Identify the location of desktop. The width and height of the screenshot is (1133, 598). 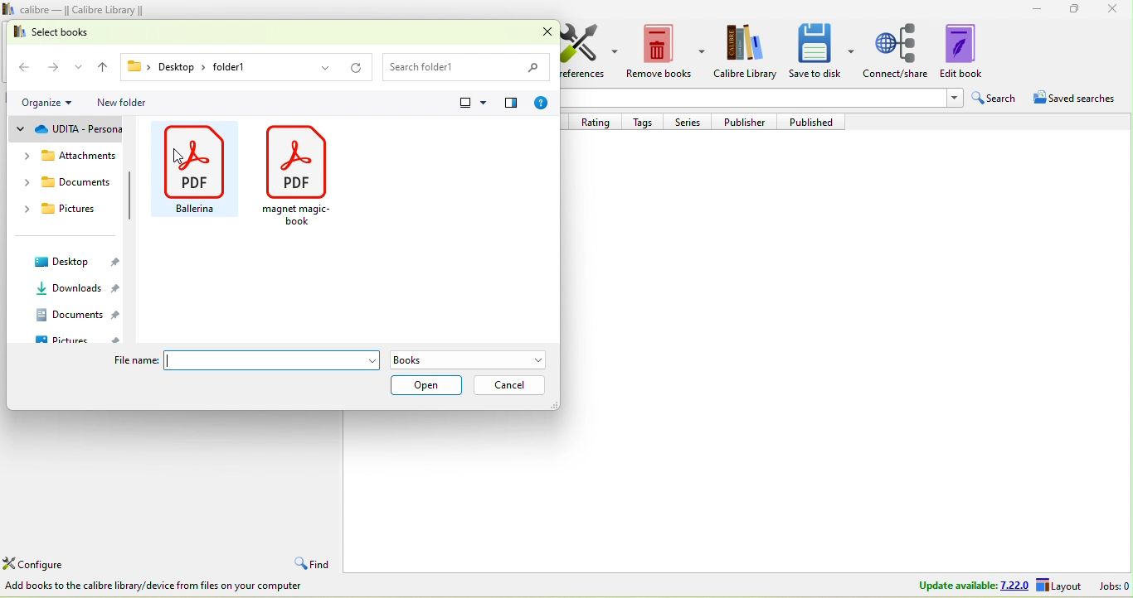
(165, 67).